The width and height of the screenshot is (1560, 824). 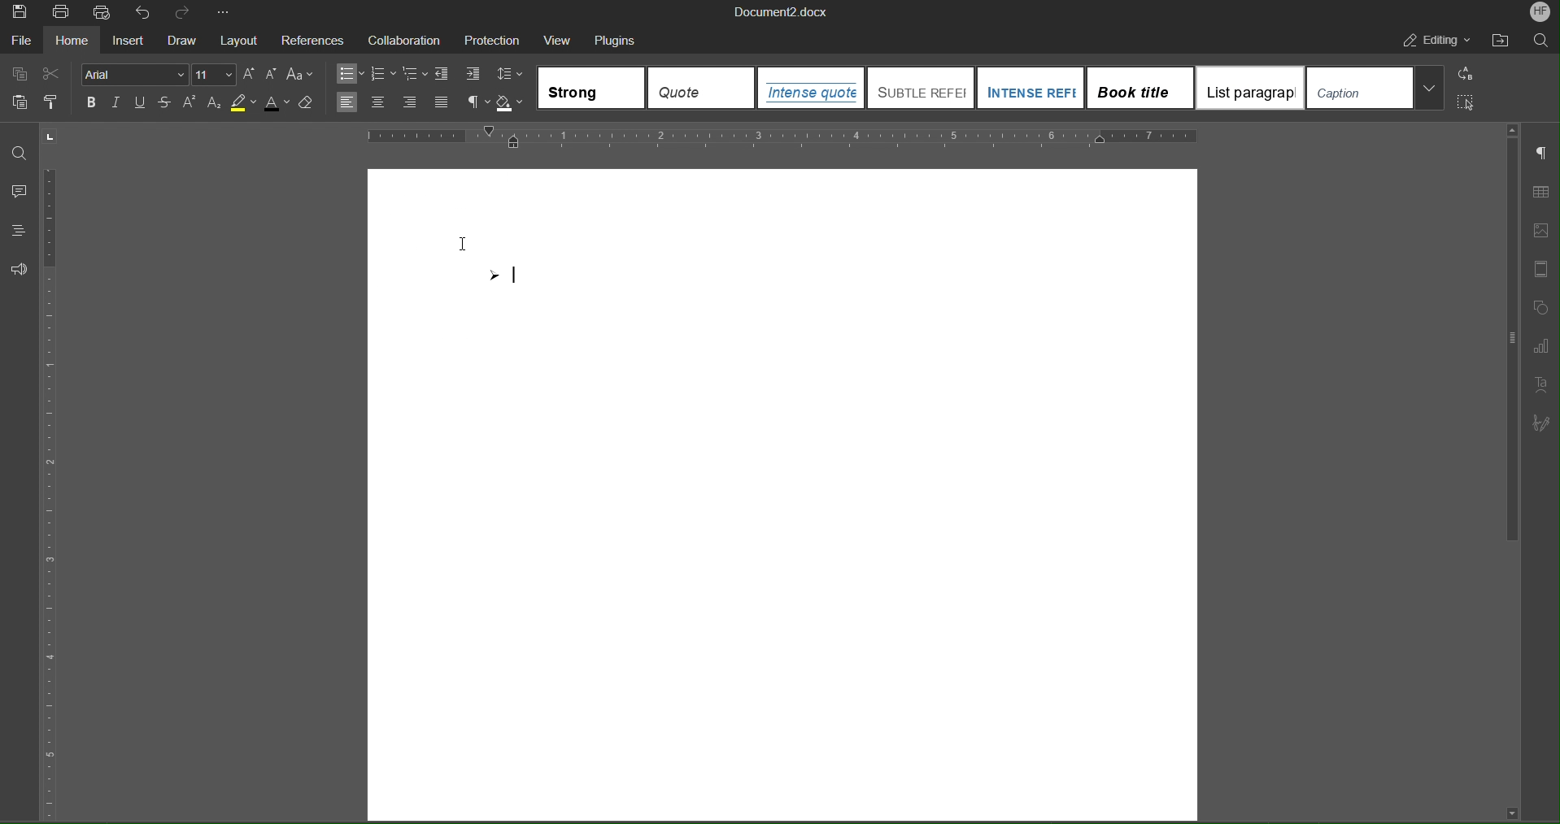 What do you see at coordinates (117, 102) in the screenshot?
I see `Italics` at bounding box center [117, 102].